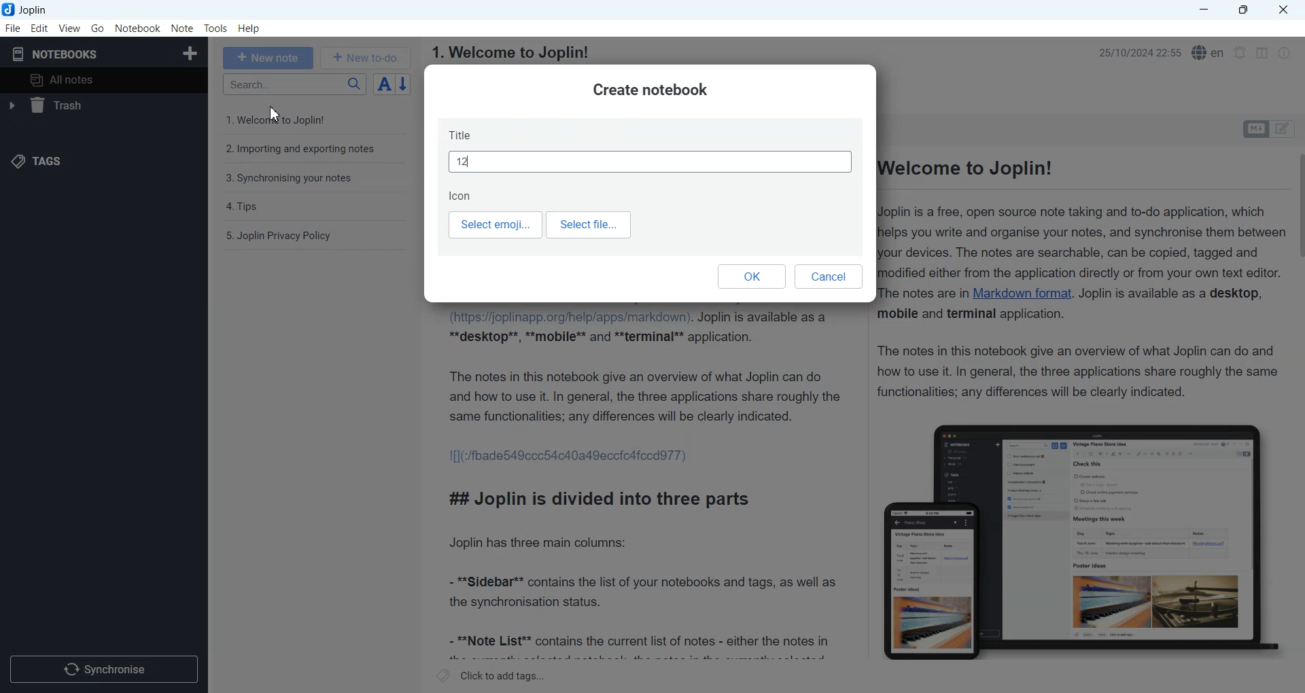  I want to click on 25/10/2024 22:55, so click(1136, 51).